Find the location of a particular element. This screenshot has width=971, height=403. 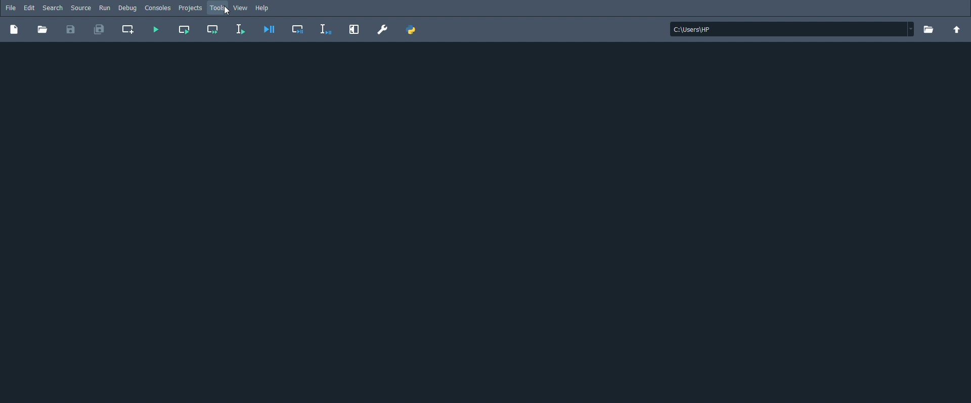

Run file is located at coordinates (154, 30).